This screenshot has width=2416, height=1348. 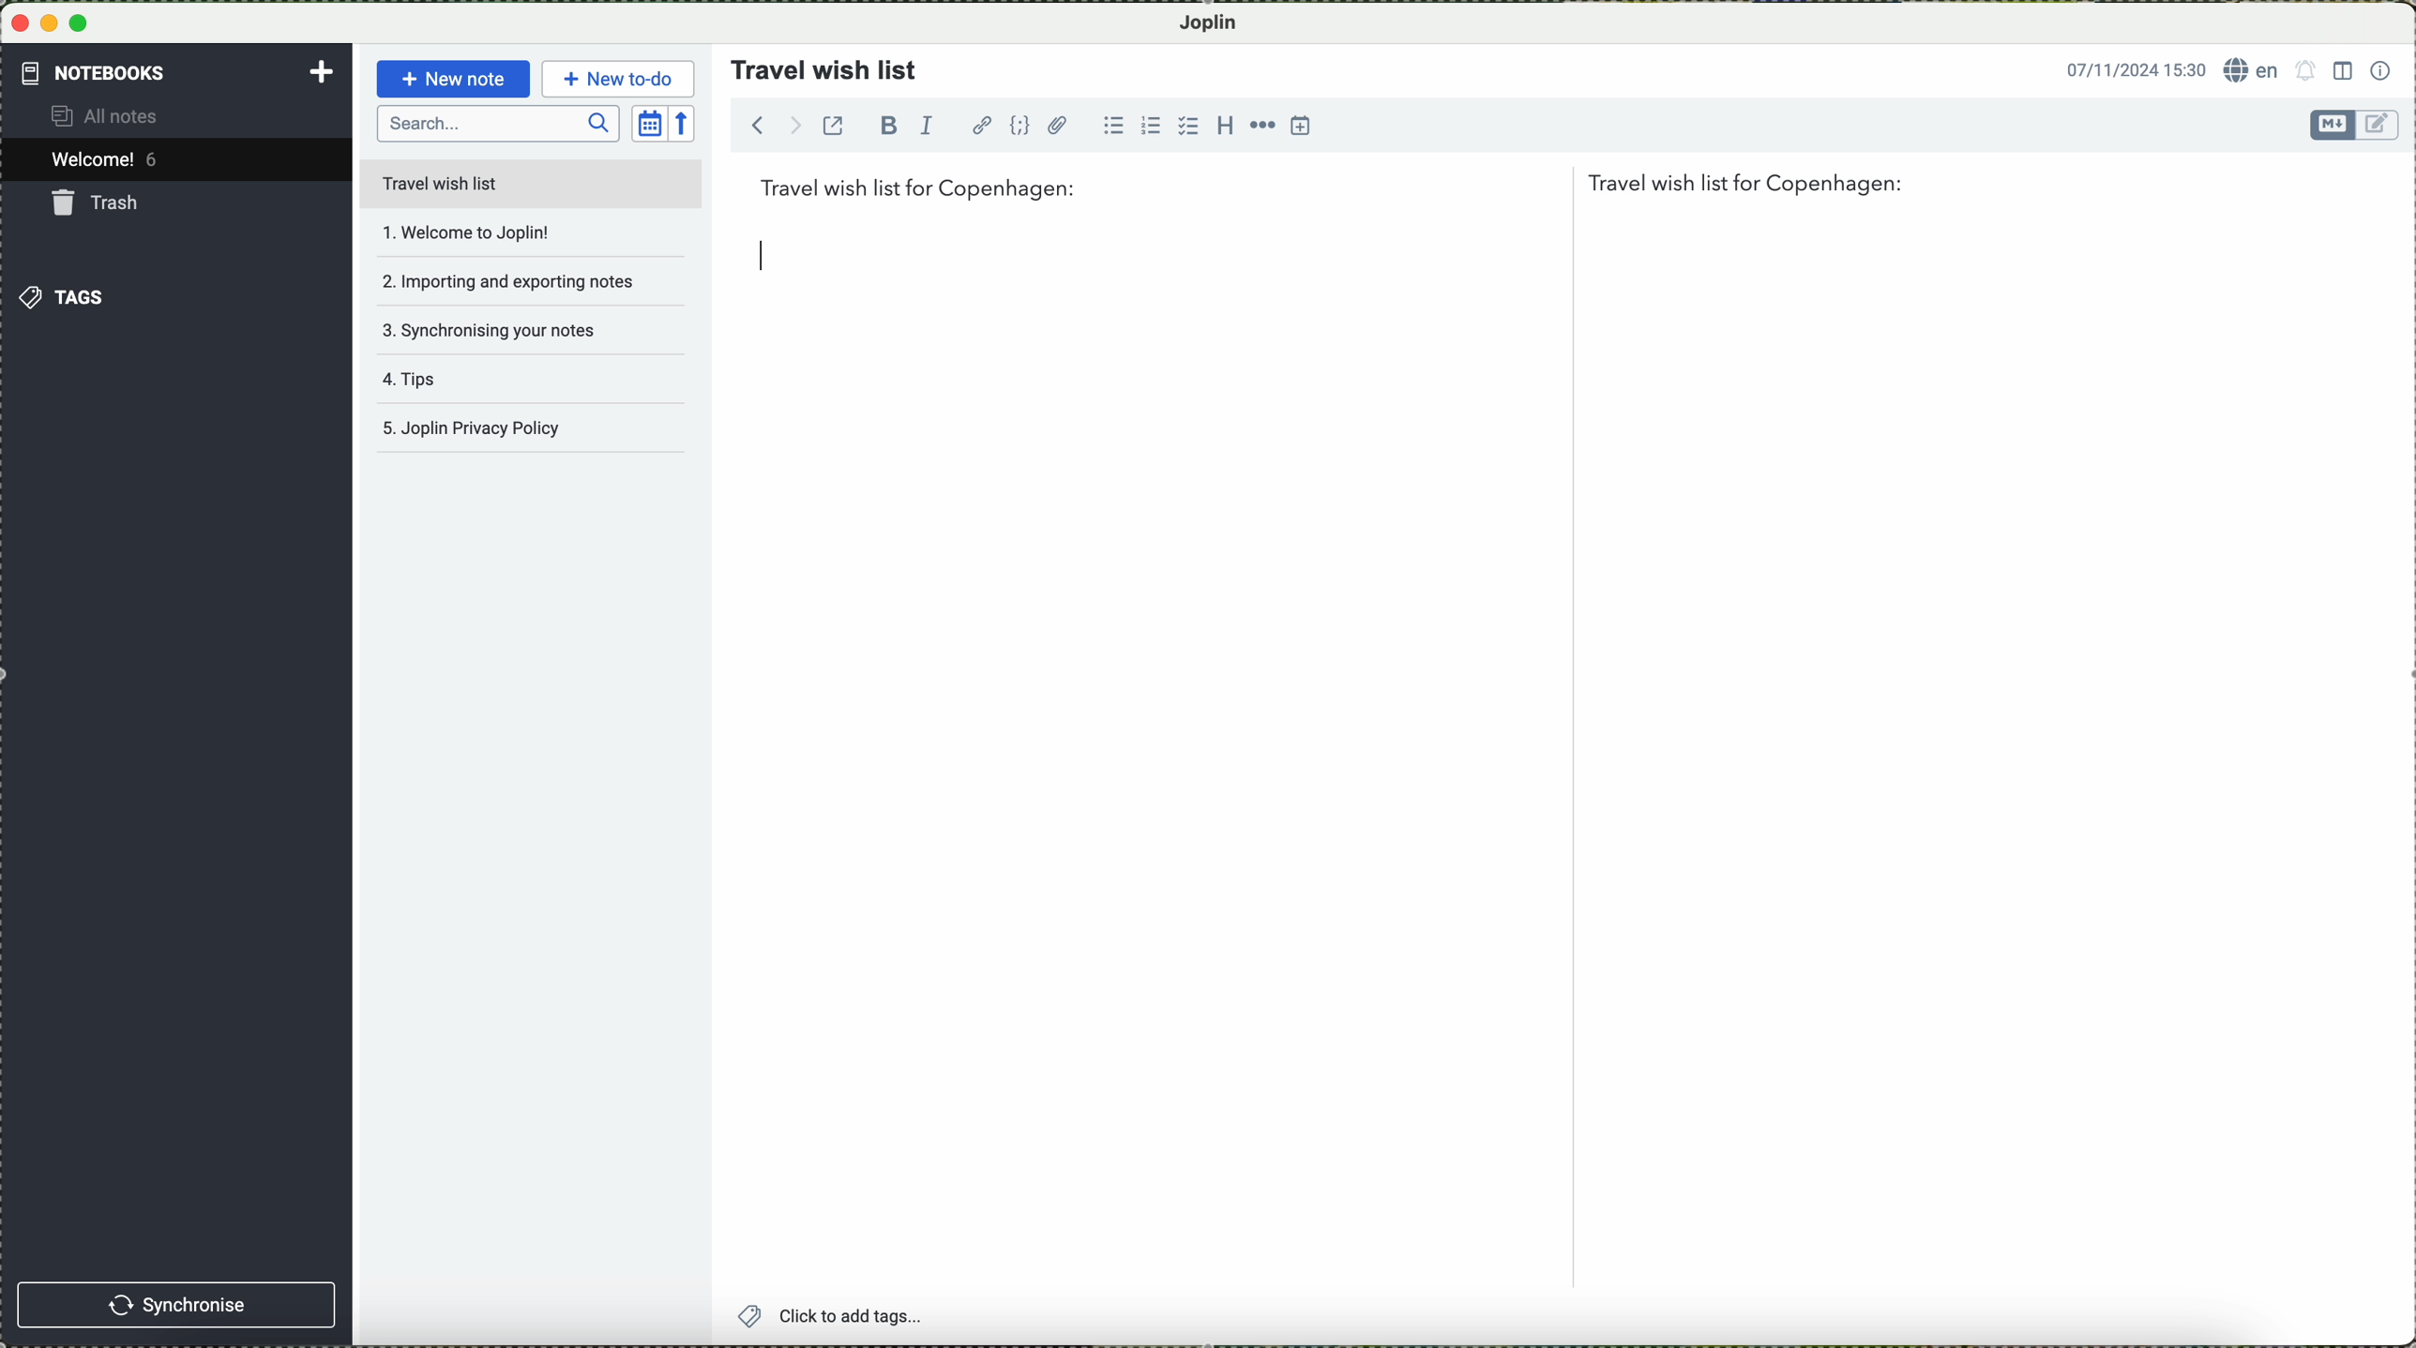 What do you see at coordinates (981, 125) in the screenshot?
I see `hyperlink` at bounding box center [981, 125].